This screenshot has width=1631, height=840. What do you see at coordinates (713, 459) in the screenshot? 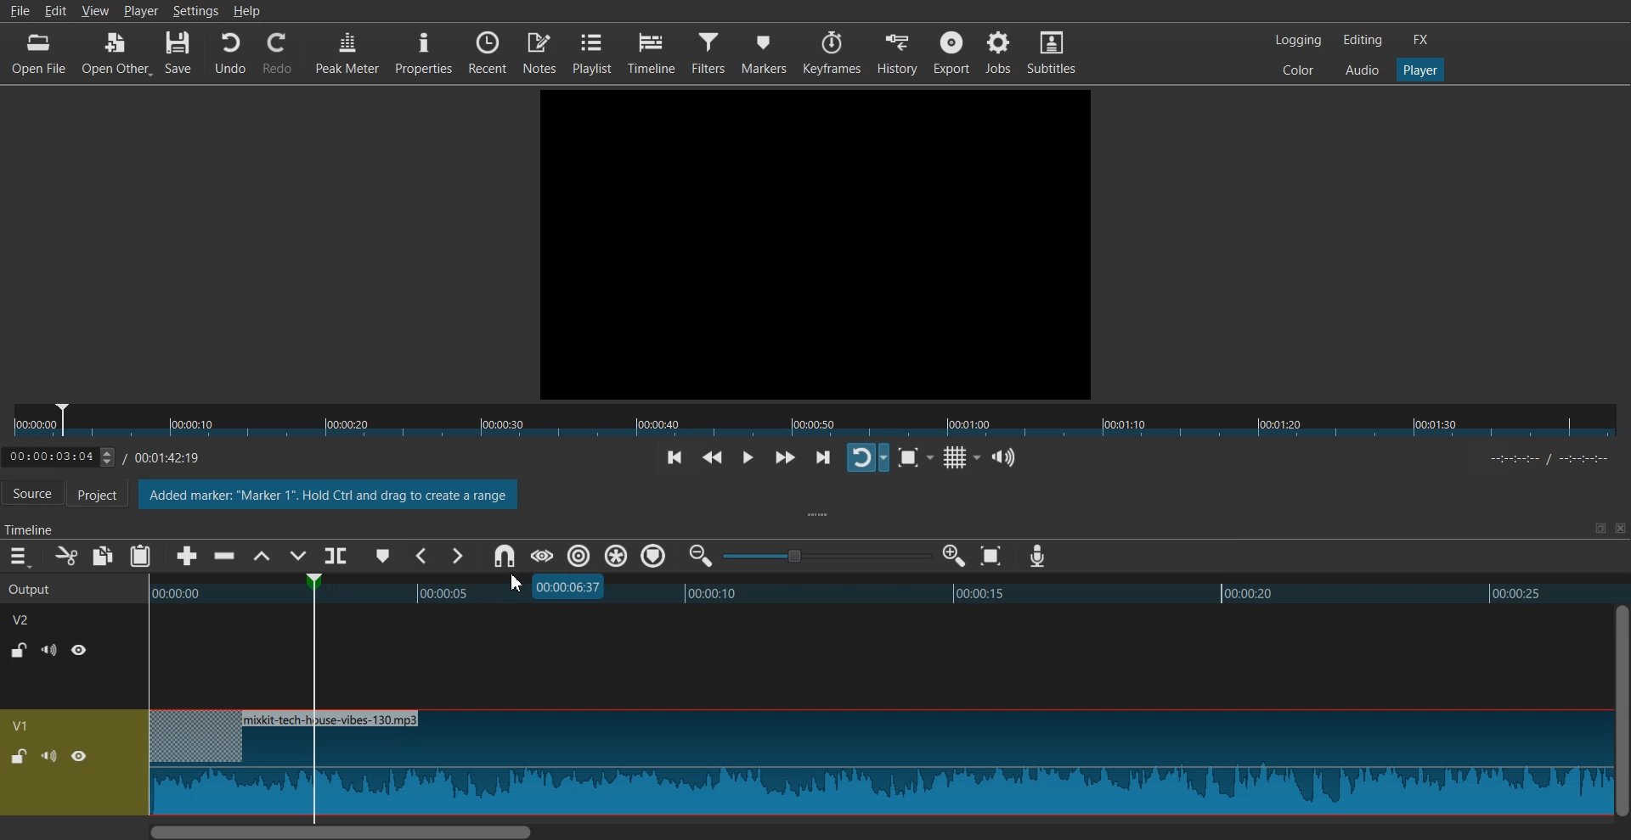
I see `Play quickly backwards` at bounding box center [713, 459].